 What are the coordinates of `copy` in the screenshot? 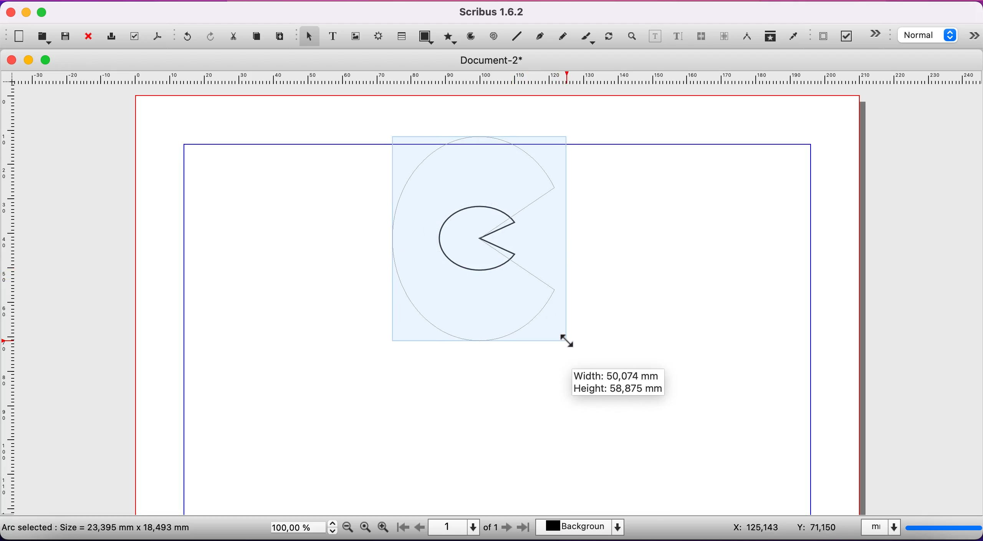 It's located at (259, 37).